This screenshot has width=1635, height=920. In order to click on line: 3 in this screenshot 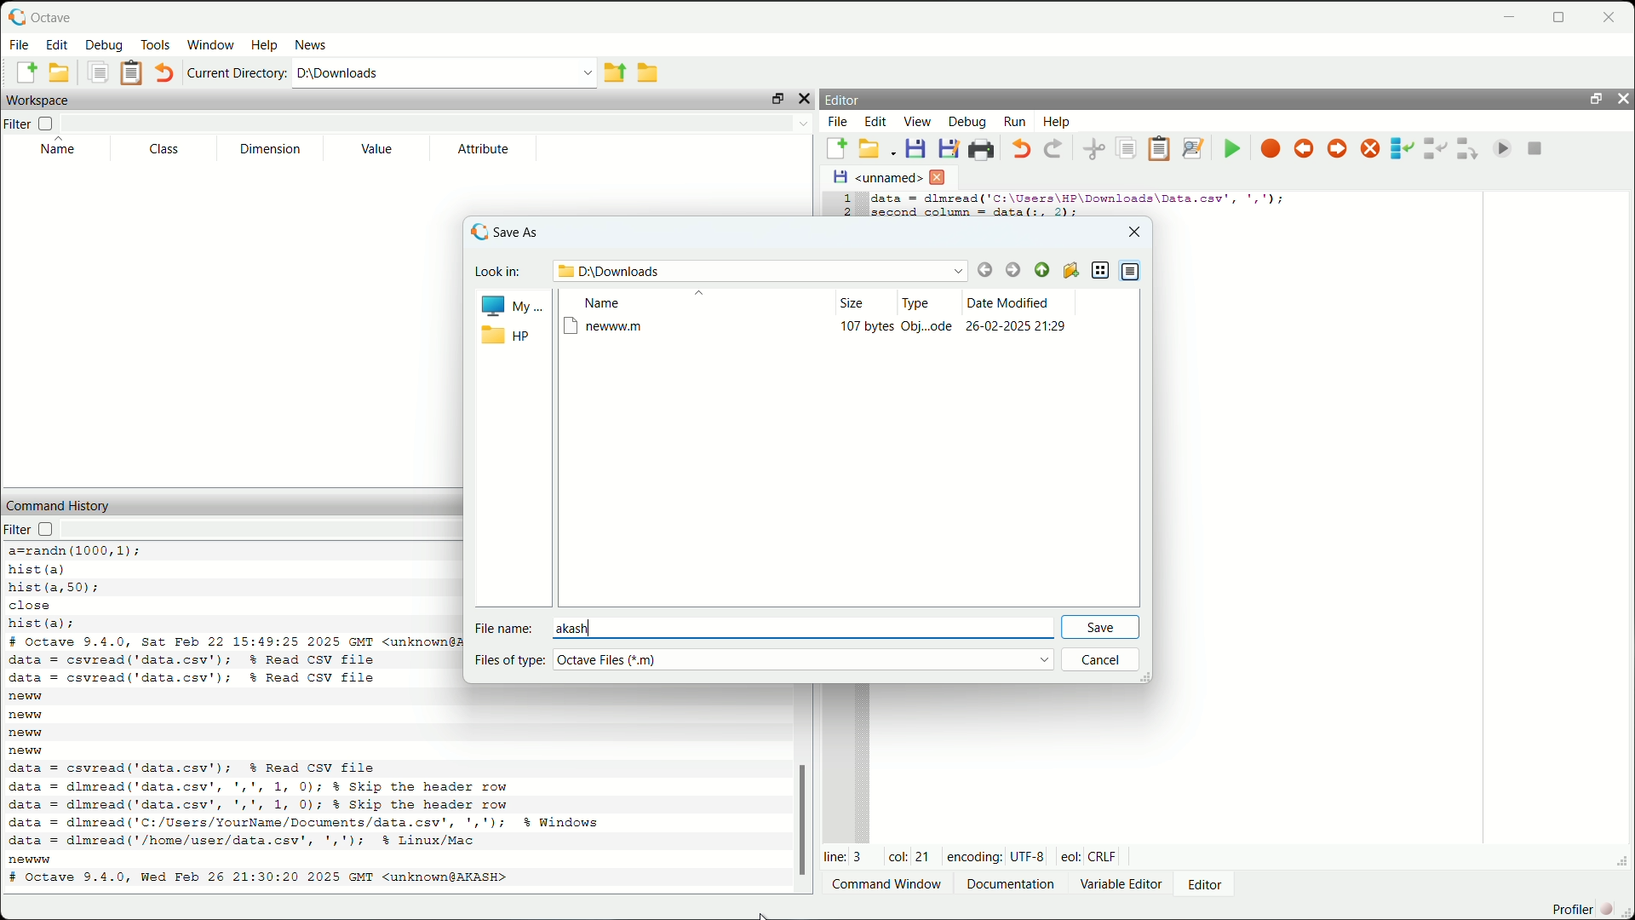, I will do `click(840, 854)`.